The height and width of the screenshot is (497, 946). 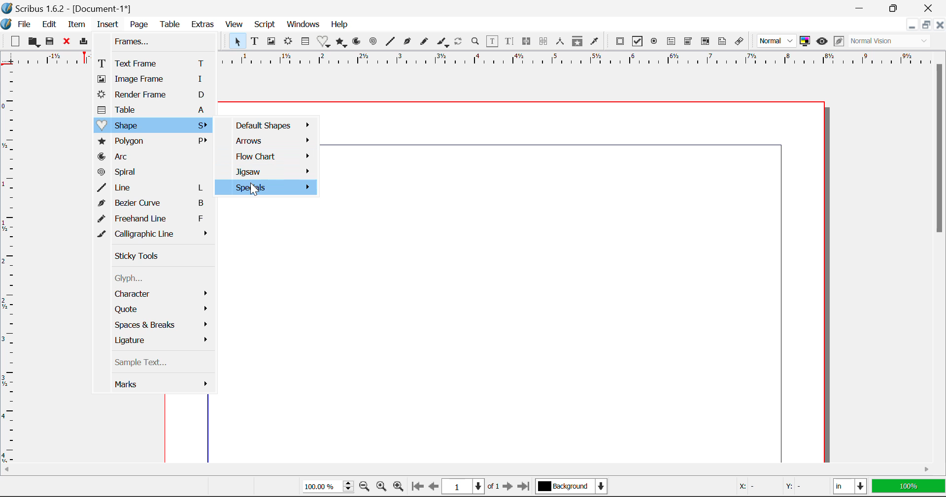 I want to click on Zoom to 100%, so click(x=380, y=488).